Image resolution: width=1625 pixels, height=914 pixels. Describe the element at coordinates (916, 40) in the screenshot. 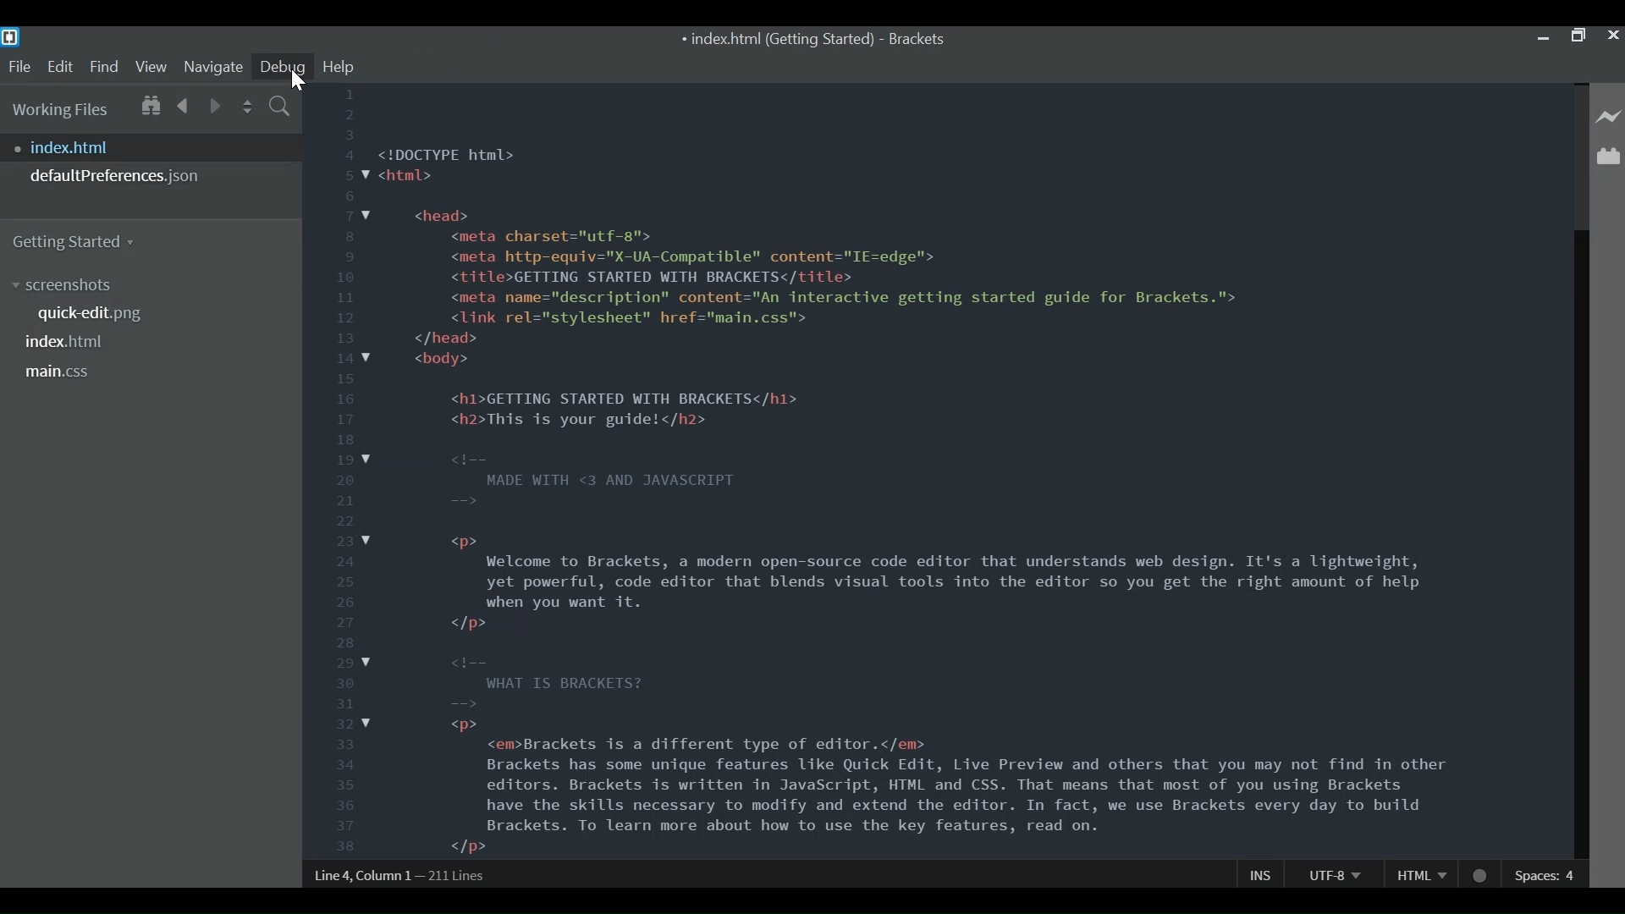

I see `Brackets` at that location.